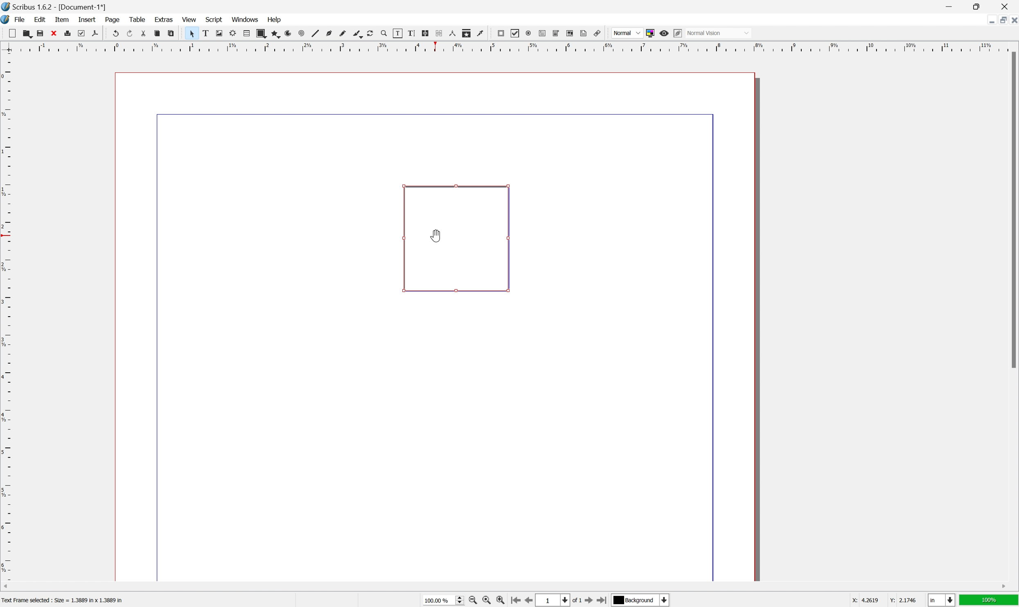 This screenshot has width=1019, height=607. What do you see at coordinates (81, 33) in the screenshot?
I see `preflight verifier` at bounding box center [81, 33].